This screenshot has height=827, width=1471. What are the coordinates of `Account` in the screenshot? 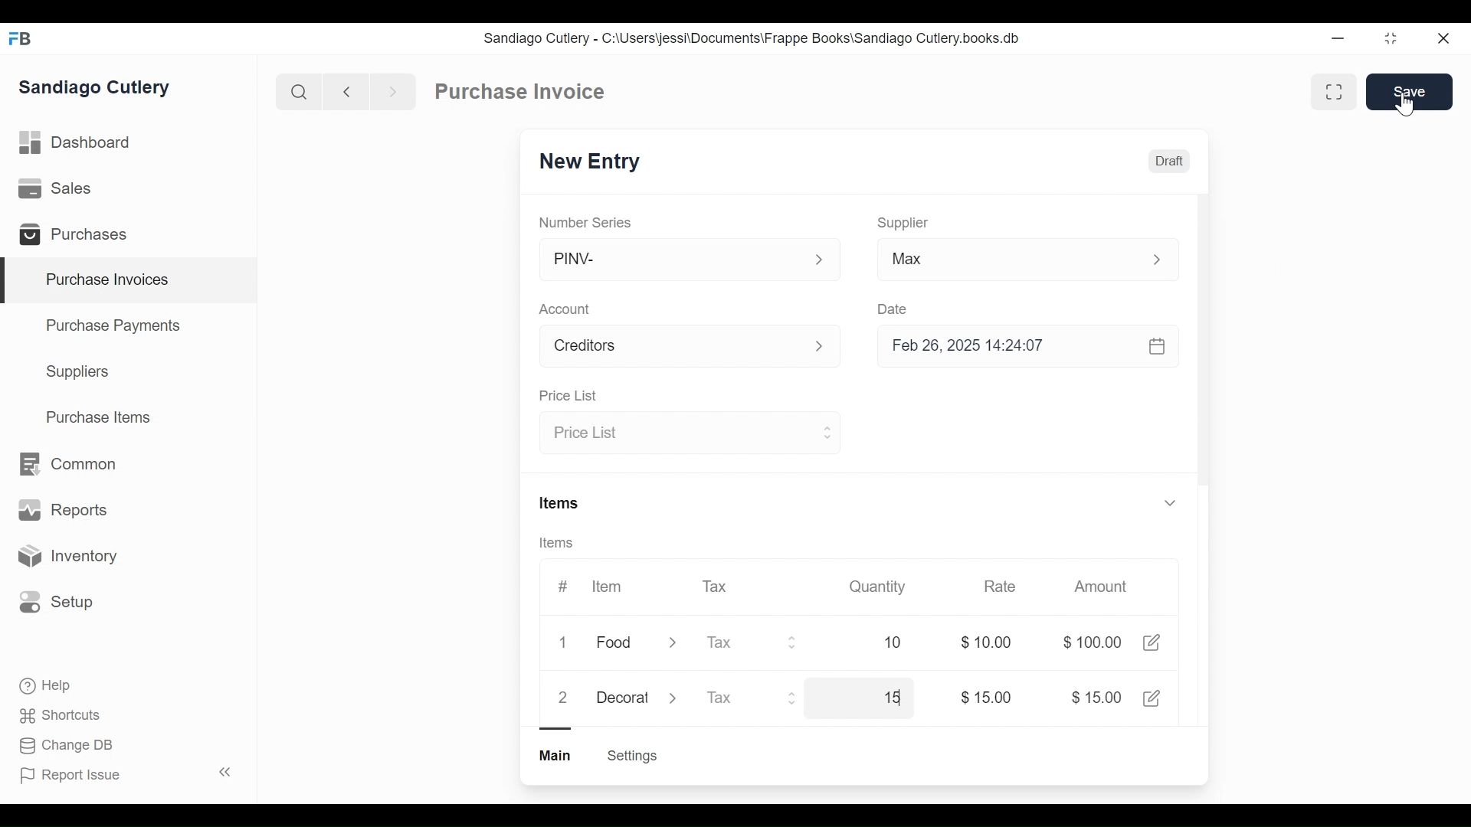 It's located at (568, 311).